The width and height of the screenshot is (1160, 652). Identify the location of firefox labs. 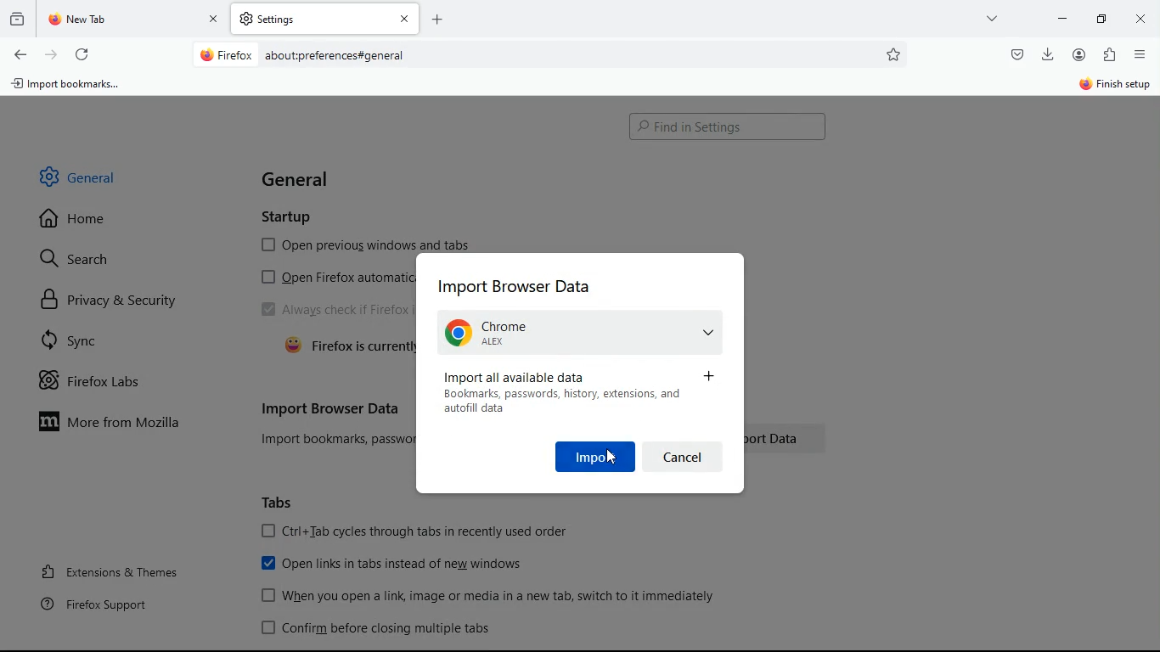
(106, 380).